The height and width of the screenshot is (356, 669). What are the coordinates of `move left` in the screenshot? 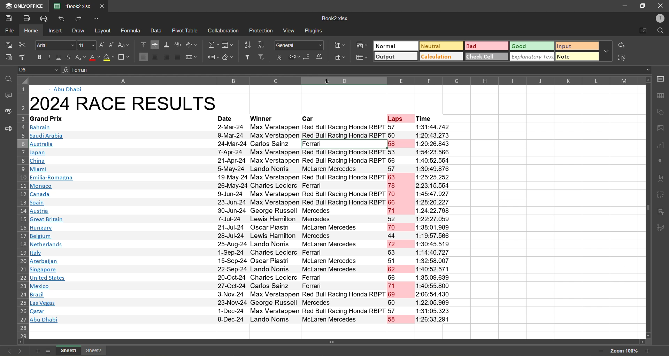 It's located at (22, 342).